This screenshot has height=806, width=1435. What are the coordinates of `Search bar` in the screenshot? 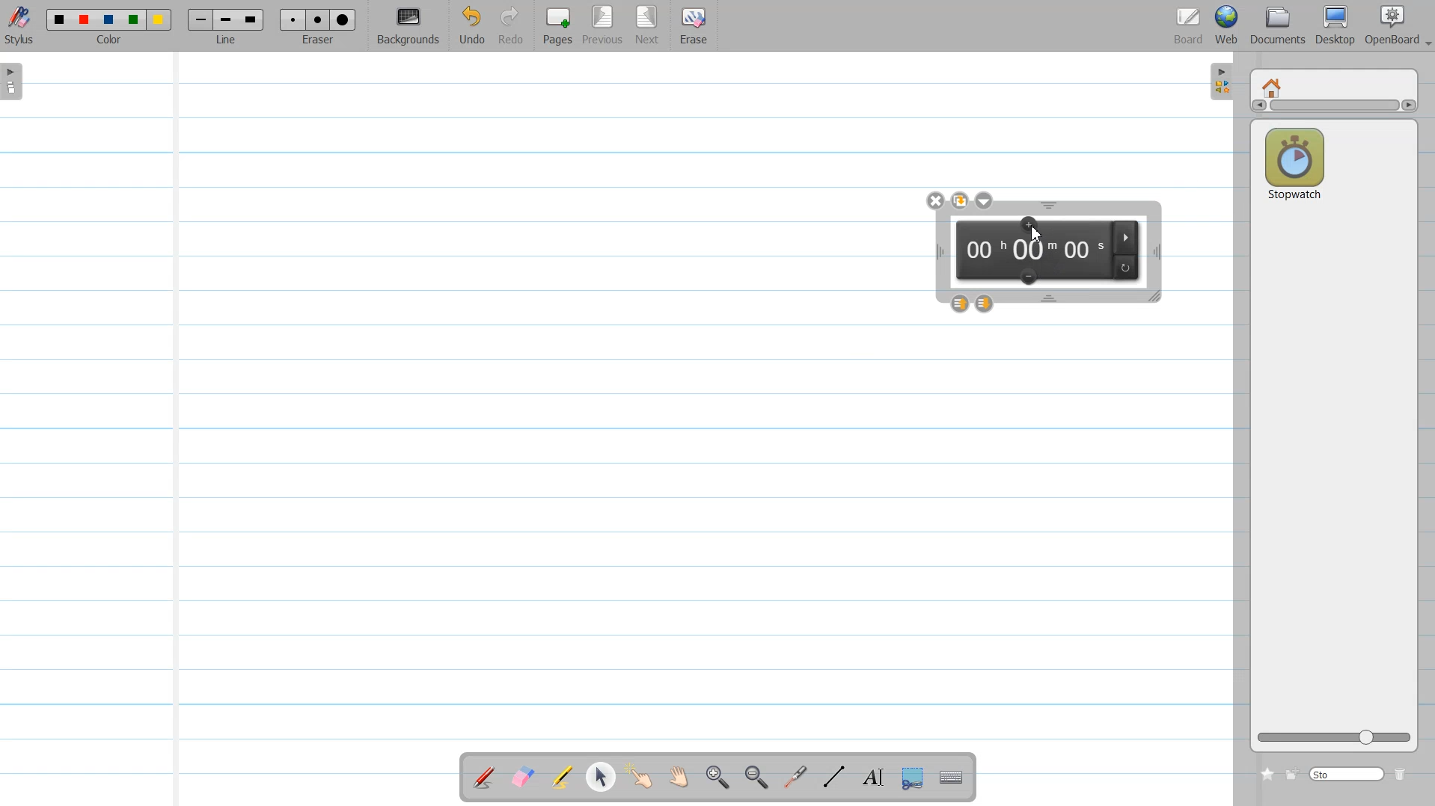 It's located at (1347, 773).